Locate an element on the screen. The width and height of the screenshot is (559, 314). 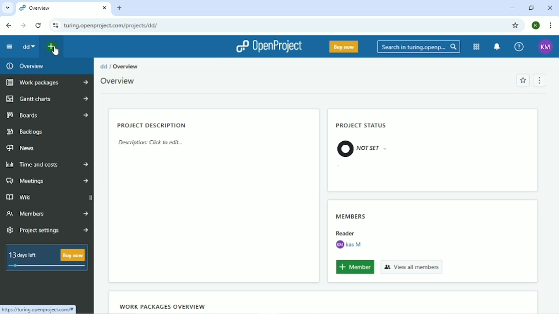
OpenProject is located at coordinates (270, 47).